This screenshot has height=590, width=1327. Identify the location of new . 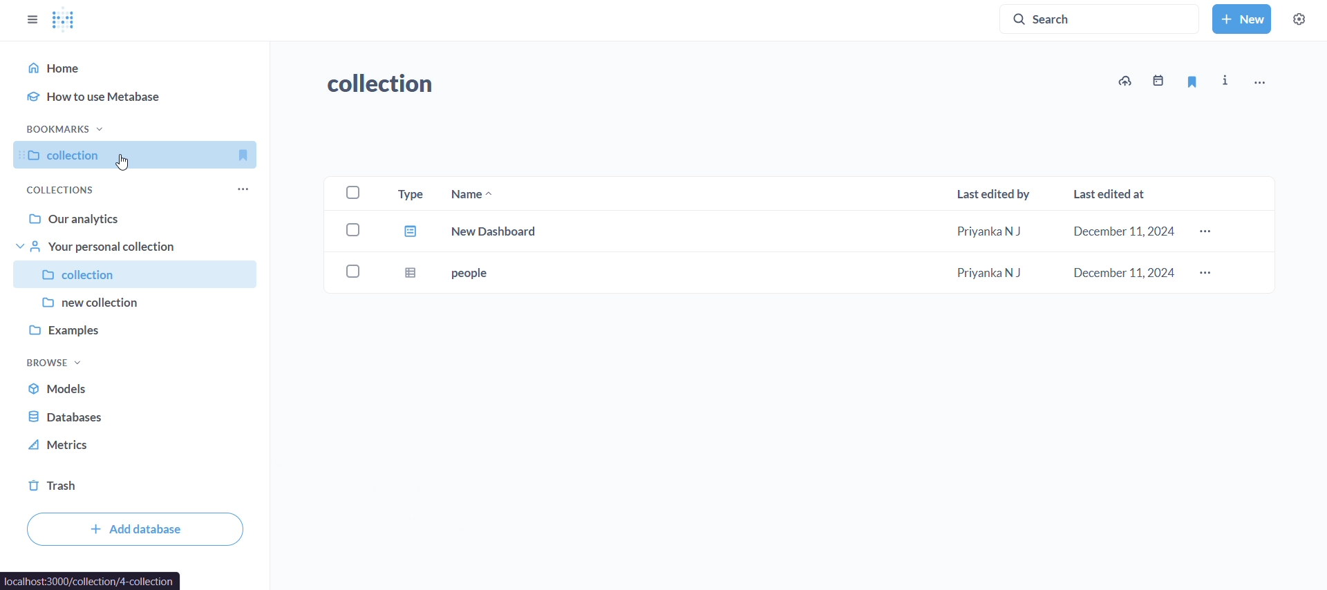
(1241, 19).